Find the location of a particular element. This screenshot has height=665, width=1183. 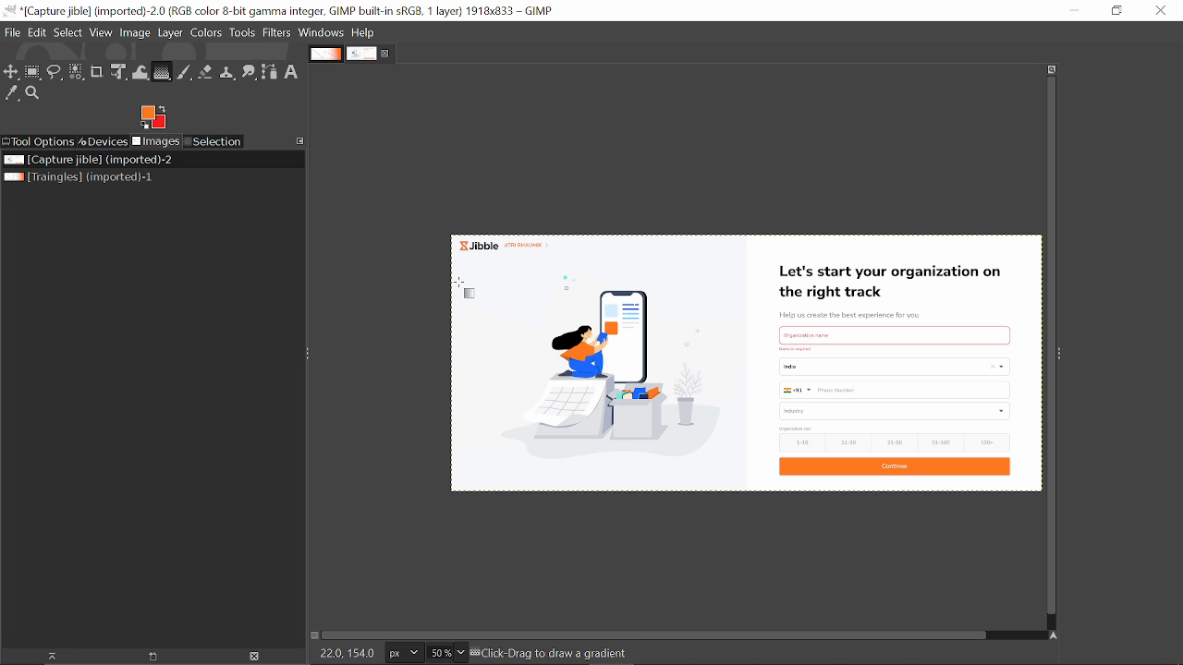

Minimize is located at coordinates (1076, 11).